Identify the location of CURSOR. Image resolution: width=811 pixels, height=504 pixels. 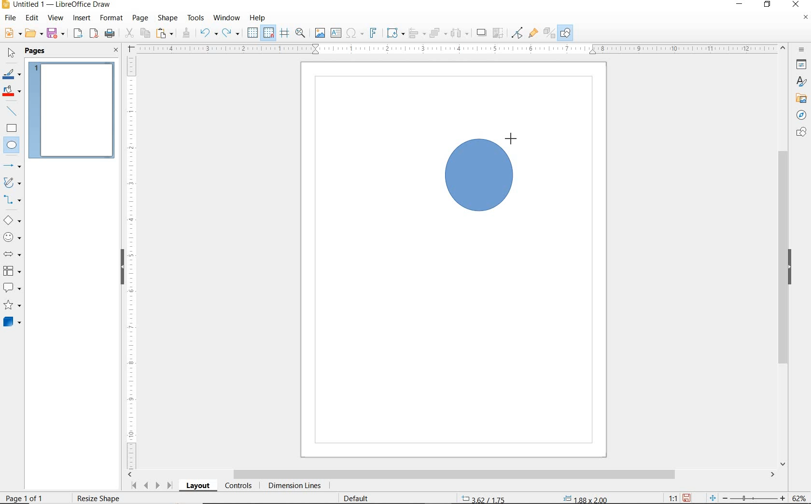
(21, 153).